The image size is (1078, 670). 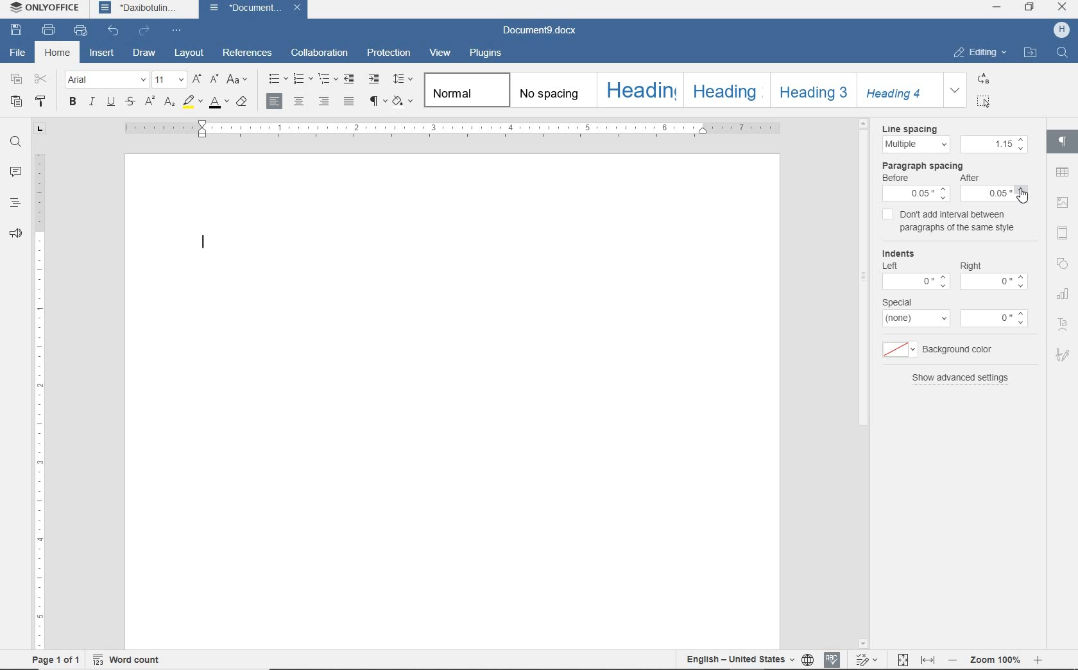 I want to click on Heading 2, so click(x=725, y=90).